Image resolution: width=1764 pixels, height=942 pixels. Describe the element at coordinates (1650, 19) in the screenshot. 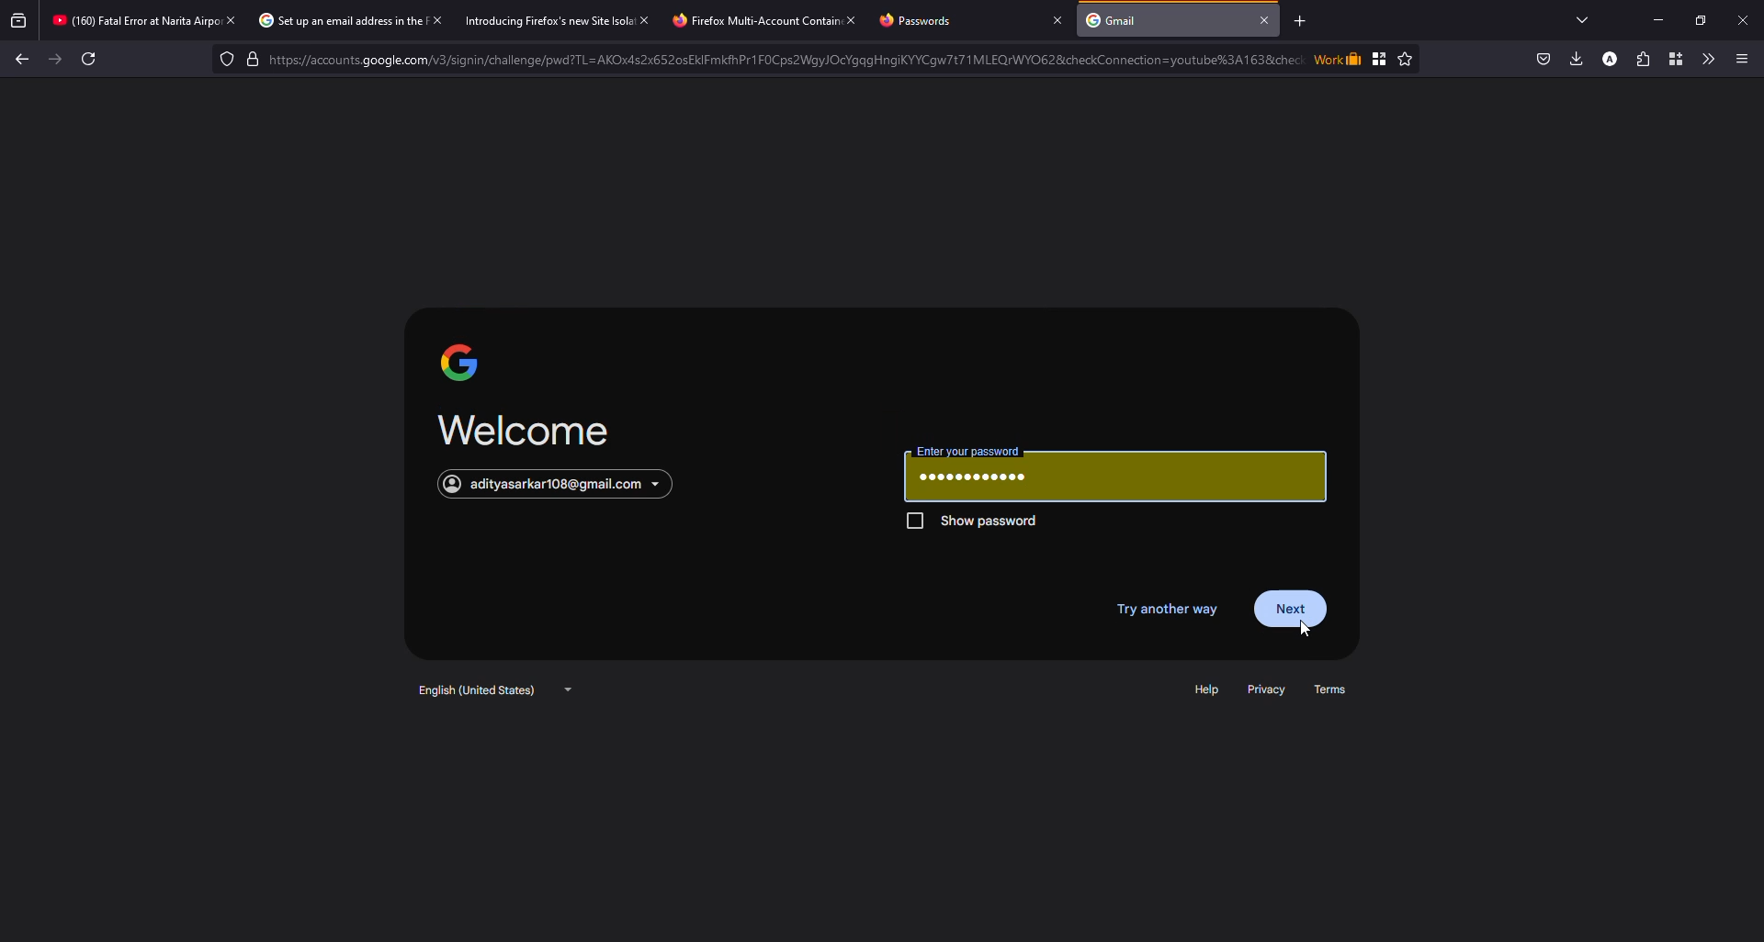

I see `minimize` at that location.